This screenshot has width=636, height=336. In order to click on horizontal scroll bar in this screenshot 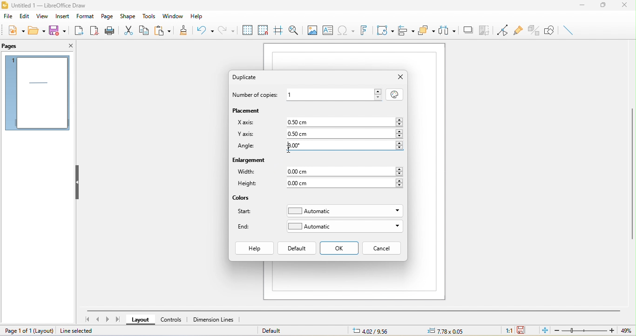, I will do `click(353, 310)`.